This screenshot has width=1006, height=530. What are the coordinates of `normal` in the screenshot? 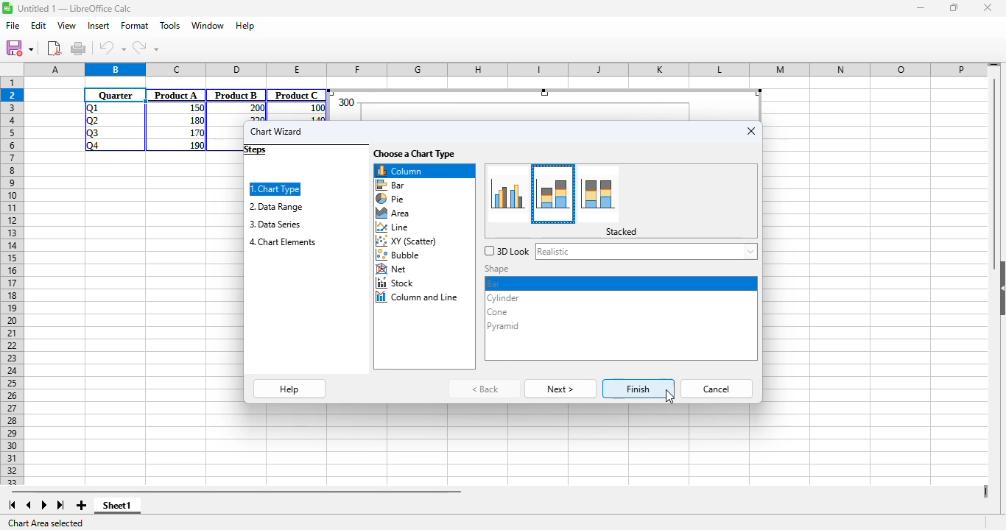 It's located at (510, 193).